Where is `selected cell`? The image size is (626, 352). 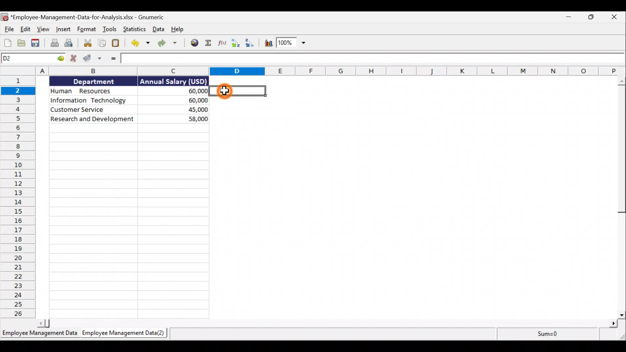 selected cell is located at coordinates (239, 91).